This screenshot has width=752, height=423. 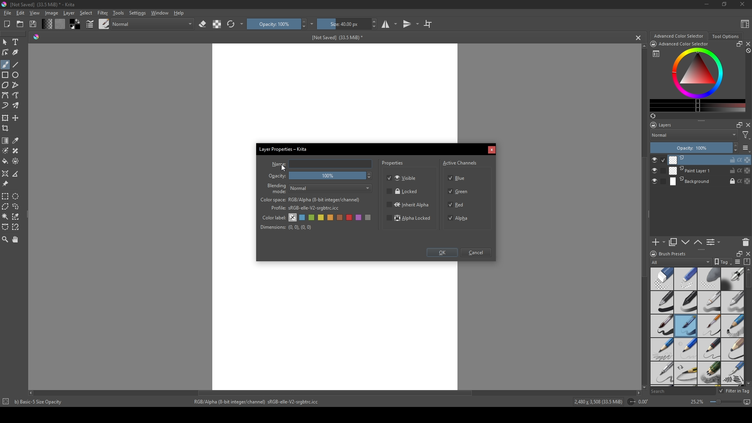 What do you see at coordinates (492, 150) in the screenshot?
I see `Cancel` at bounding box center [492, 150].